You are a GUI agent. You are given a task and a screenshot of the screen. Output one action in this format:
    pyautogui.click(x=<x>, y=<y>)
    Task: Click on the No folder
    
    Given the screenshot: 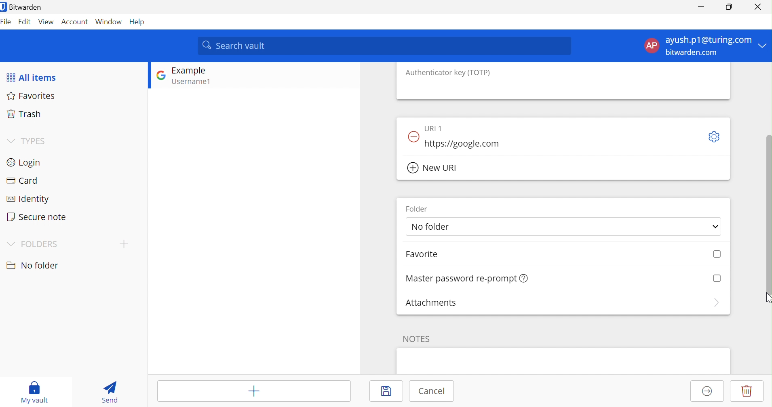 What is the action you would take?
    pyautogui.click(x=433, y=226)
    